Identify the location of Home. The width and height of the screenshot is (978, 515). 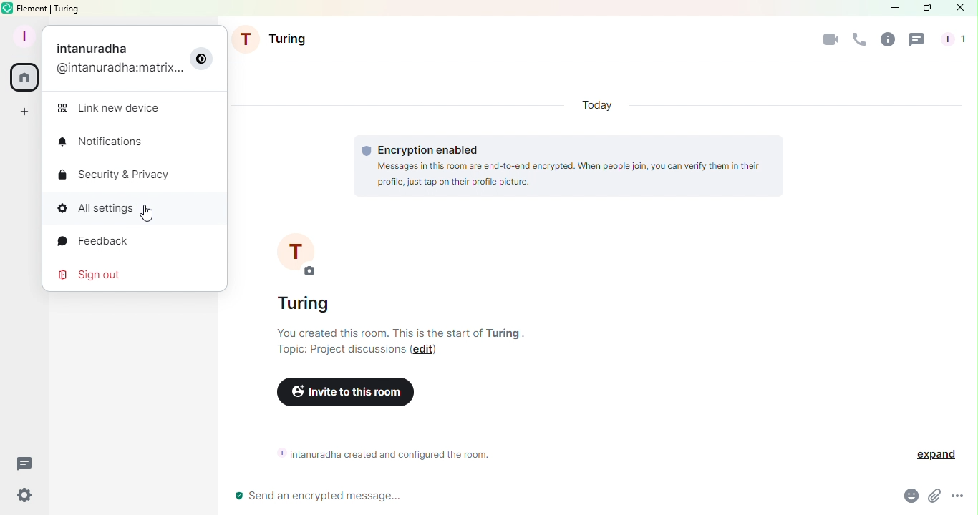
(25, 79).